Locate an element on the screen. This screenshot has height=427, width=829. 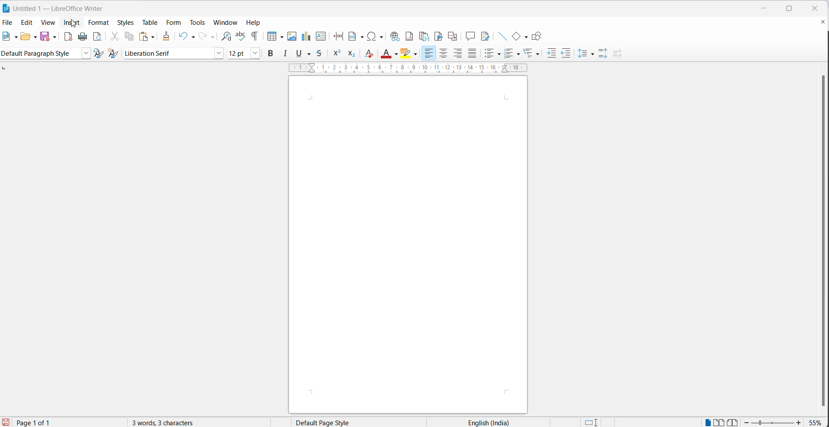
strikethrough is located at coordinates (322, 53).